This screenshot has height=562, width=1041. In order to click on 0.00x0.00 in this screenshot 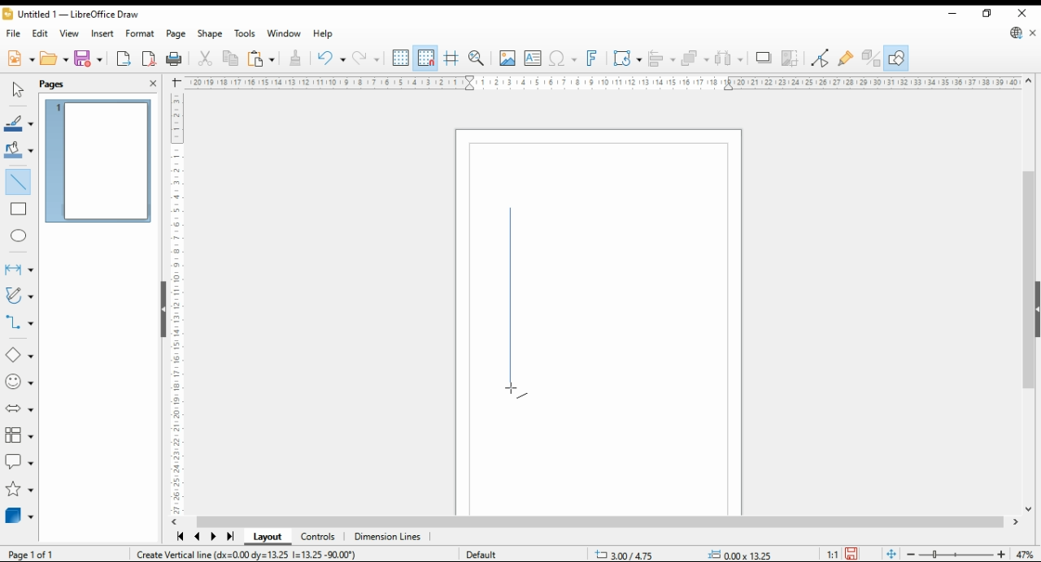, I will do `click(740, 555)`.